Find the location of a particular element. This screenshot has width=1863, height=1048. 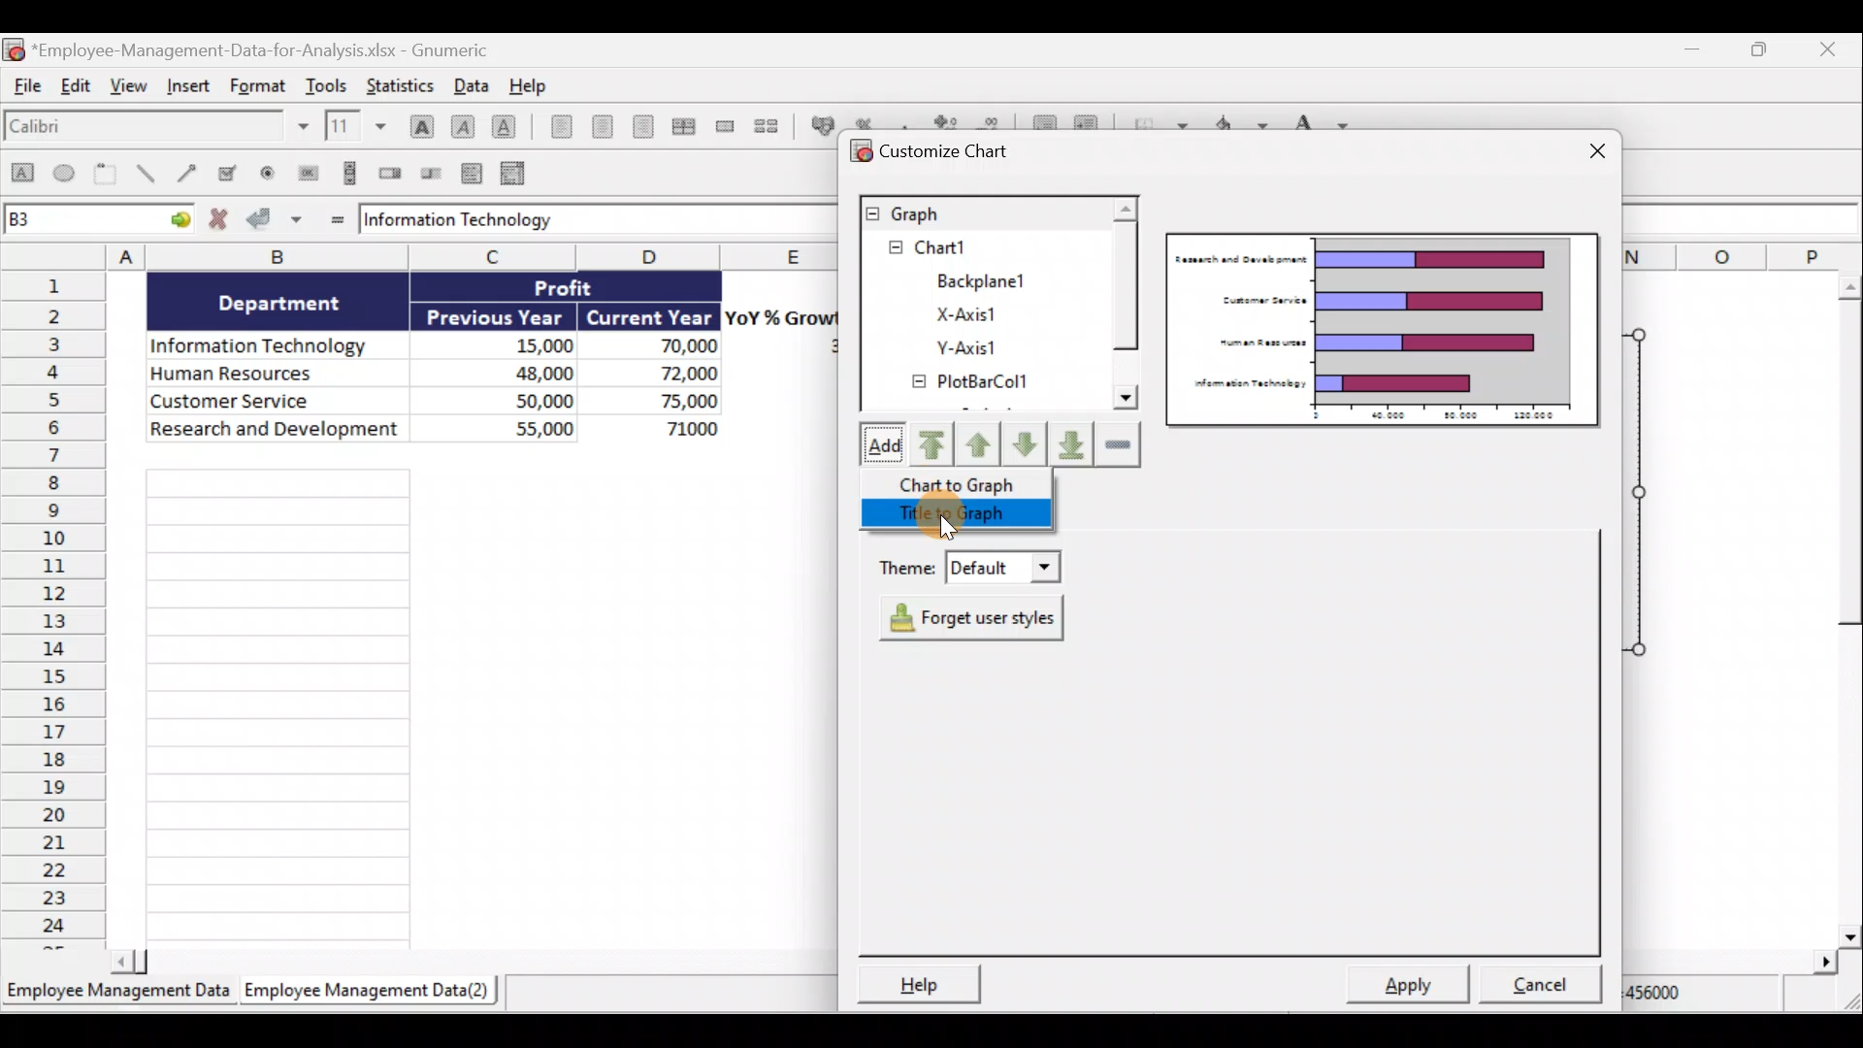

Scroll bar is located at coordinates (1126, 316).